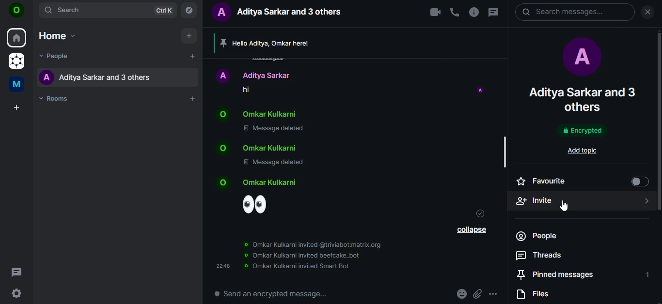  Describe the element at coordinates (583, 99) in the screenshot. I see `aditya sarkar and 3 others` at that location.